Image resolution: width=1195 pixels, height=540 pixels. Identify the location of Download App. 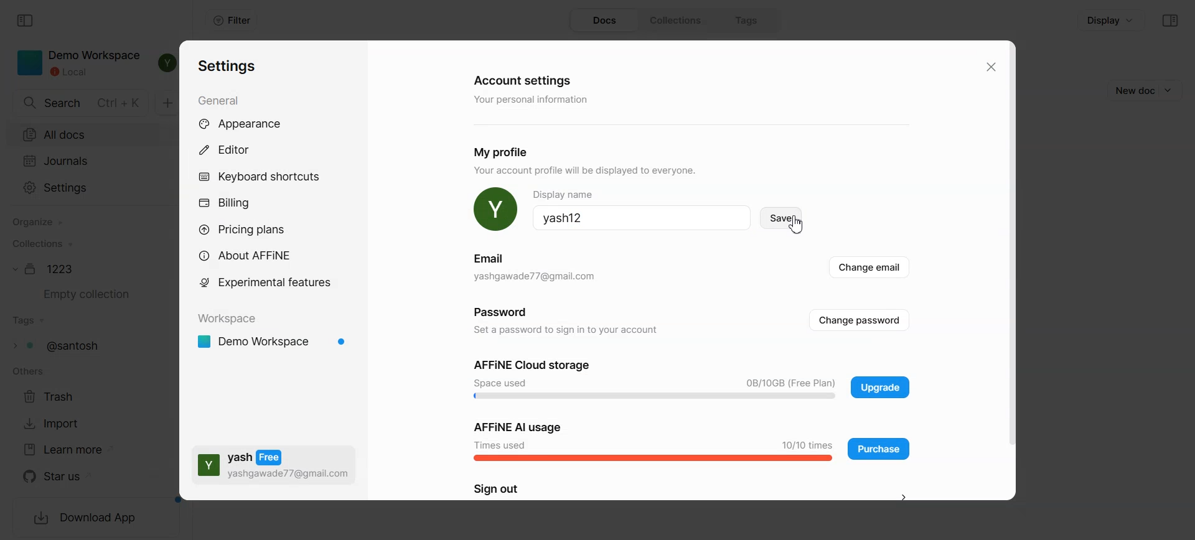
(86, 519).